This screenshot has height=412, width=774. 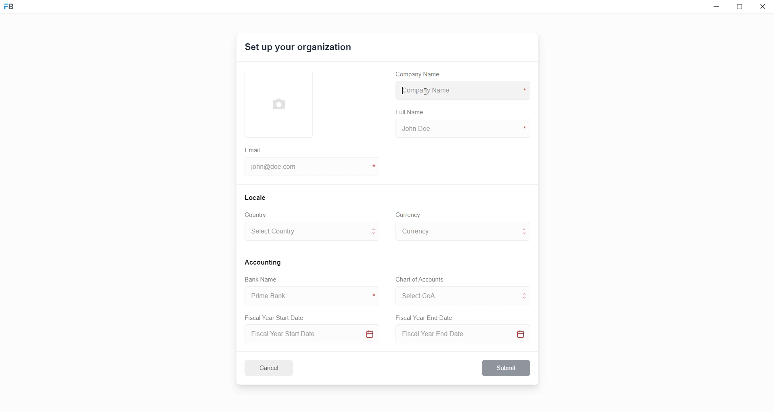 What do you see at coordinates (308, 168) in the screenshot?
I see `email id input box` at bounding box center [308, 168].